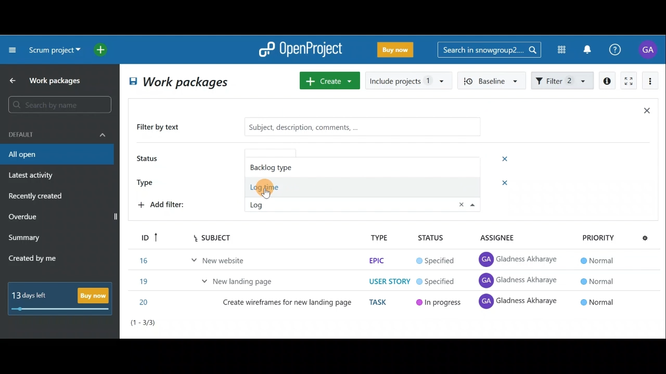  What do you see at coordinates (32, 177) in the screenshot?
I see `Latest activity` at bounding box center [32, 177].